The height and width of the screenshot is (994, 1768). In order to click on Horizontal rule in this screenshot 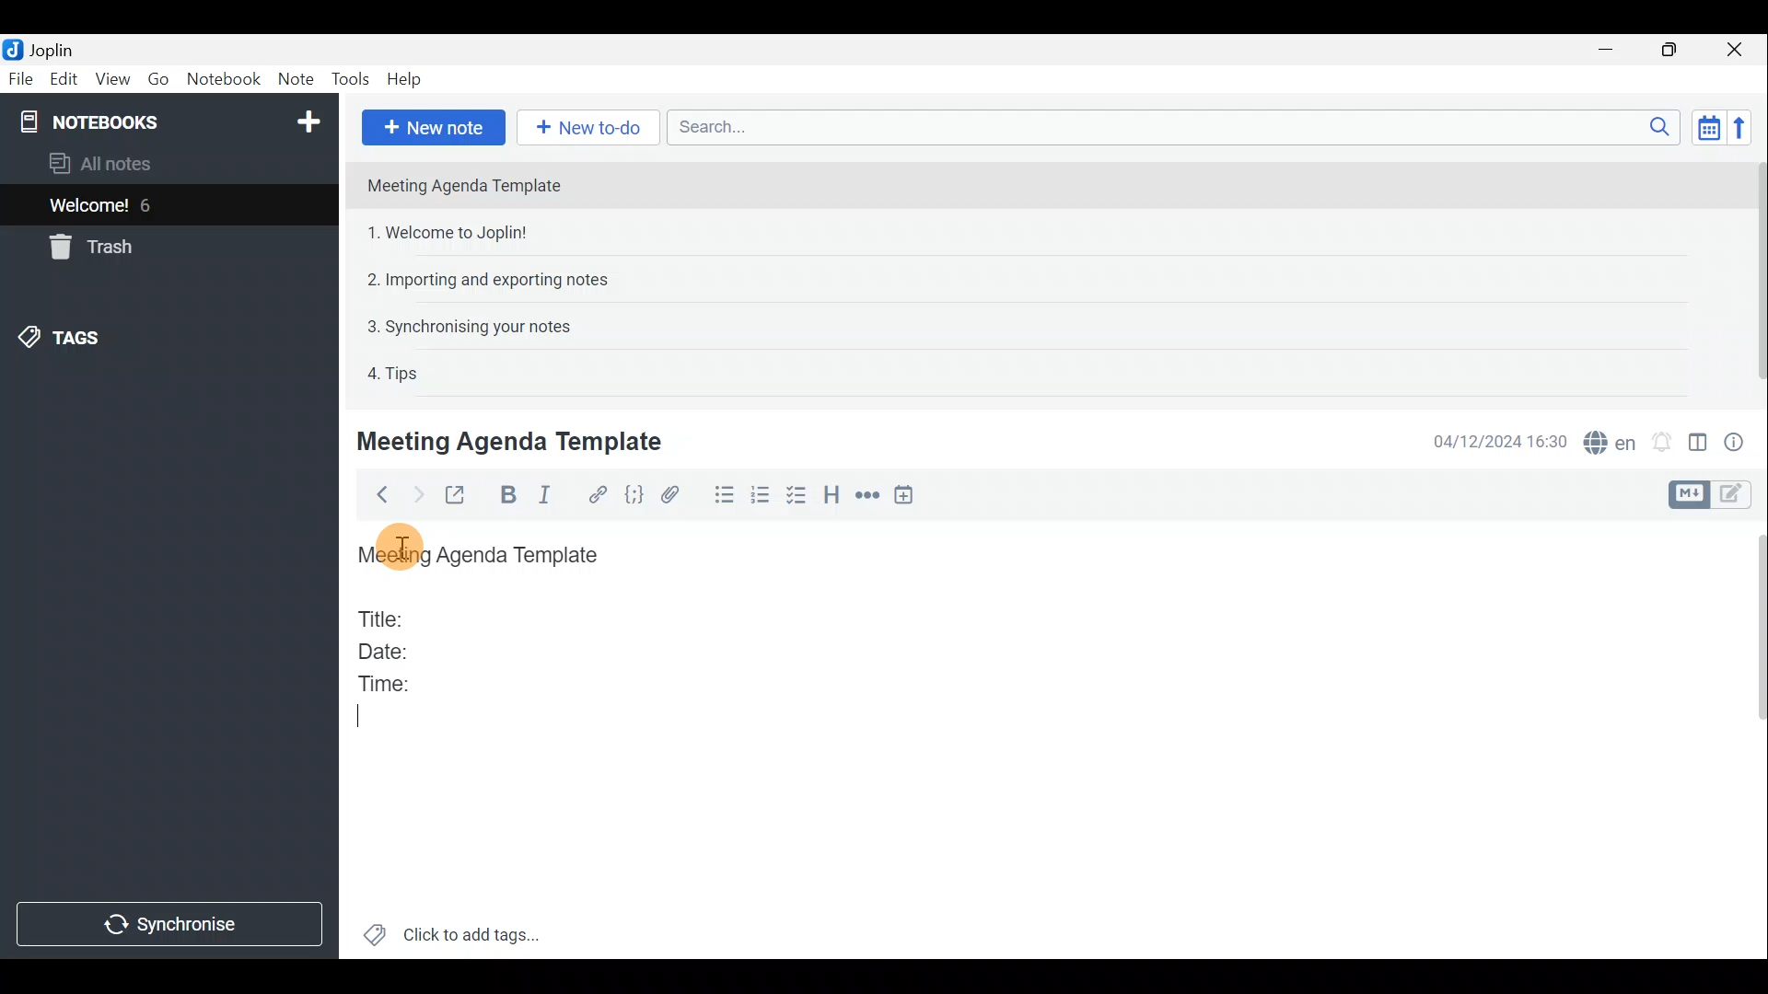, I will do `click(870, 497)`.